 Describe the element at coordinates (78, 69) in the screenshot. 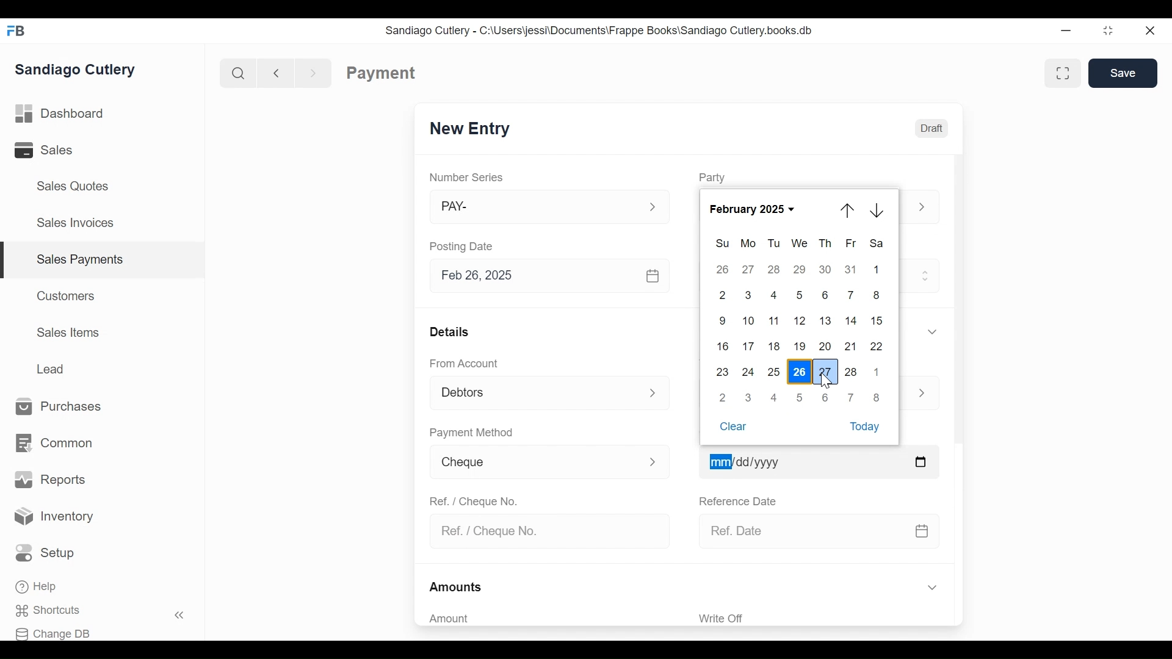

I see `Sandiago Cutlery` at that location.